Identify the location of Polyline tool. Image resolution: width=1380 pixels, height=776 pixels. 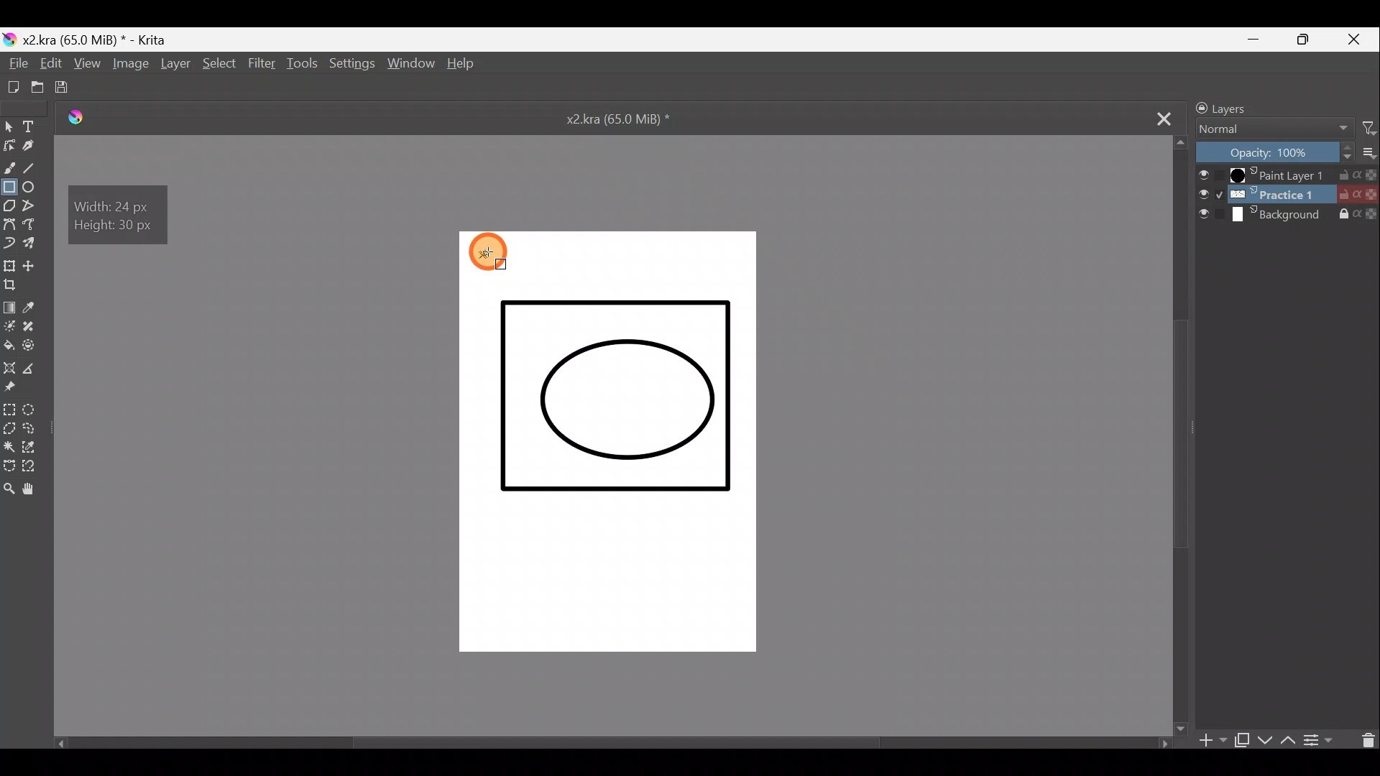
(33, 208).